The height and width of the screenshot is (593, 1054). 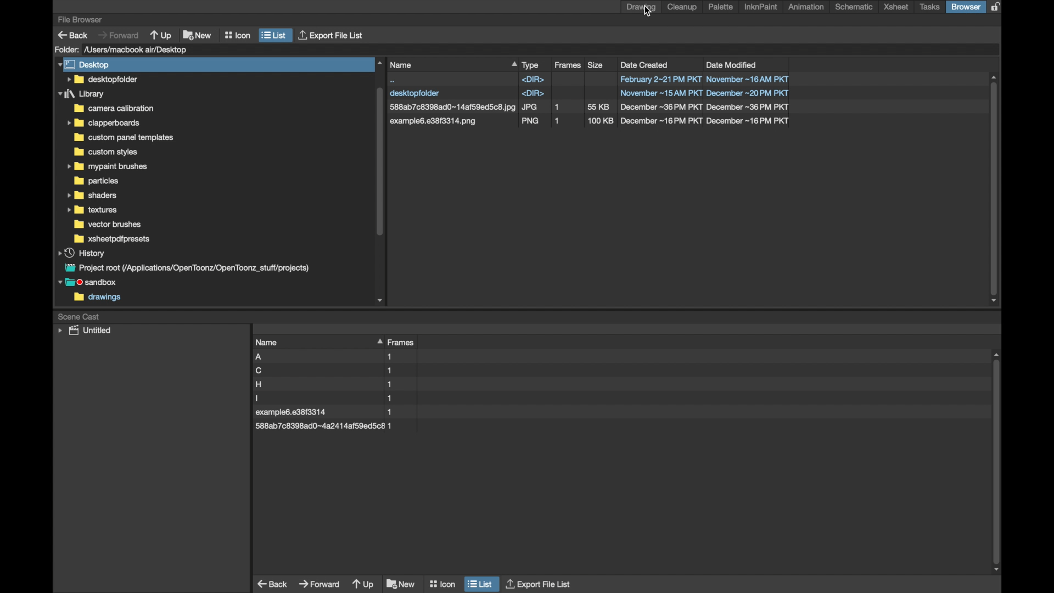 I want to click on project, so click(x=185, y=268).